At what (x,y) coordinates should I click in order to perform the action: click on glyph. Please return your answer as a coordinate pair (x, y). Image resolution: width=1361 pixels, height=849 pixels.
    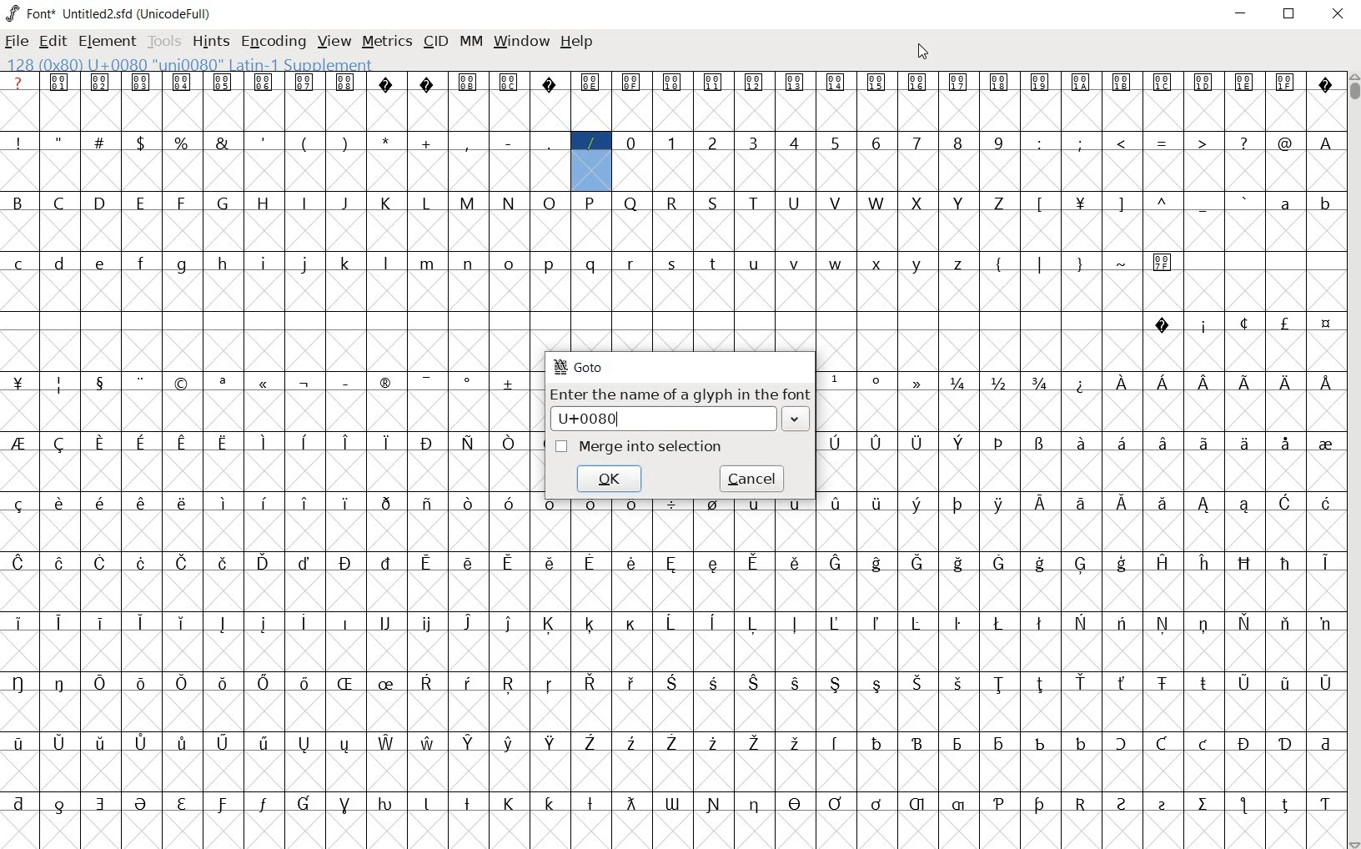
    Looking at the image, I should click on (305, 563).